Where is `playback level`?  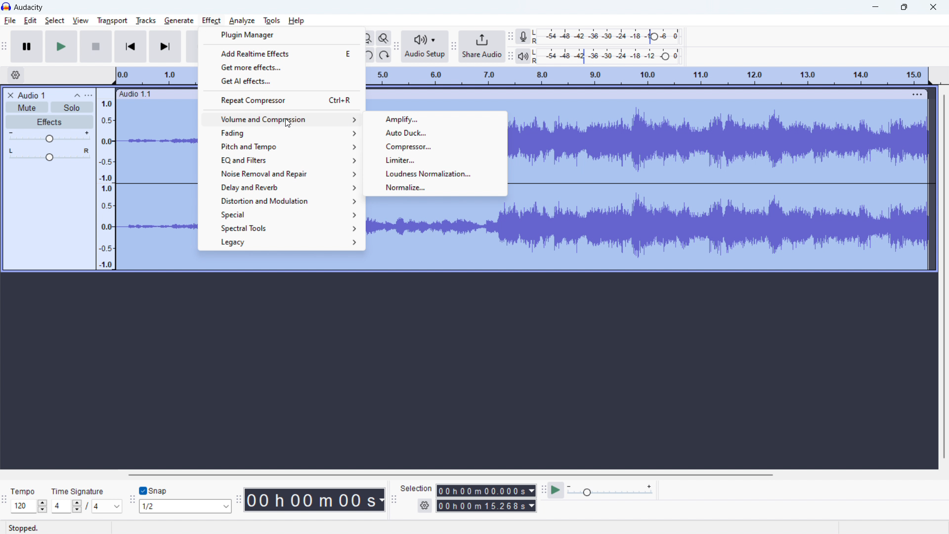
playback level is located at coordinates (613, 57).